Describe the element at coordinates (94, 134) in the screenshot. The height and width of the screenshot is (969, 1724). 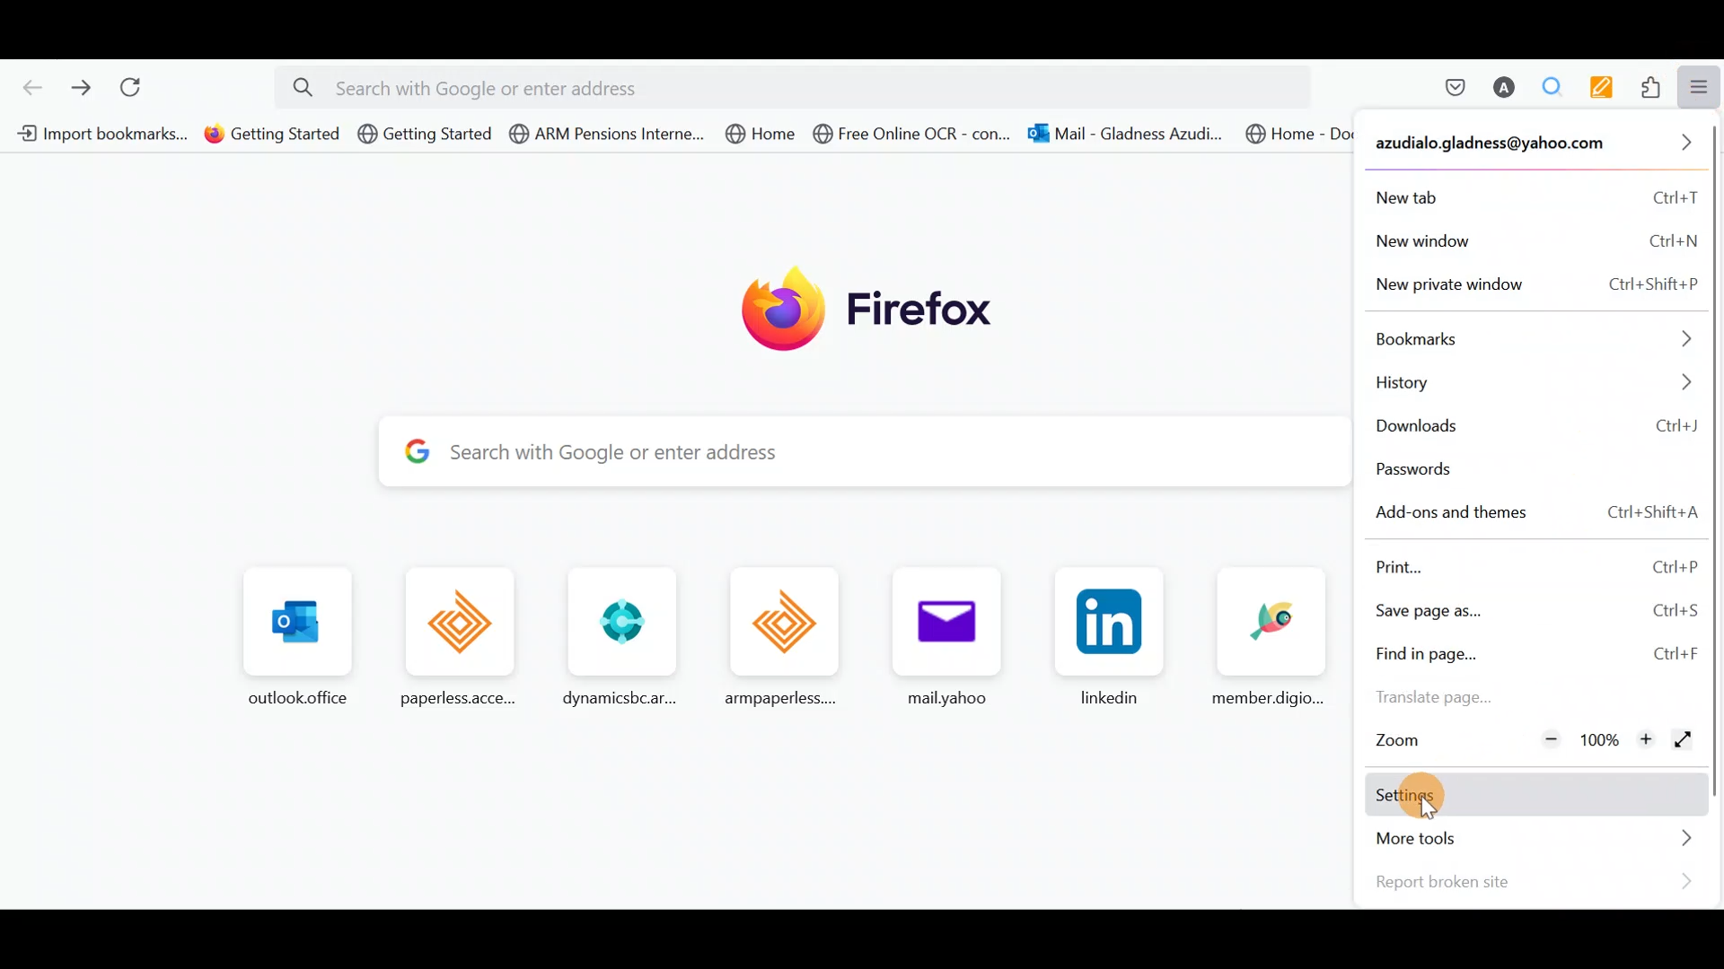
I see `Bookmarks` at that location.